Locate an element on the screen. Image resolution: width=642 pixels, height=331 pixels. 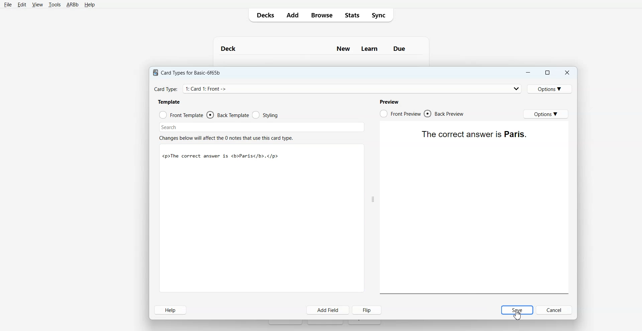
Add is located at coordinates (292, 15).